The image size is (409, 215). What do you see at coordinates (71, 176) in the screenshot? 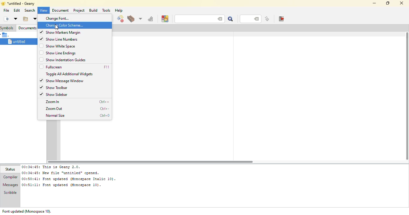
I see `00:34:45: This is Geany 2.0.00:34:45: New file “untitled” opened.00:50:41: Font updated (Monospace Italic 10). 00:51:11: Font updated (Monospace 10).` at bounding box center [71, 176].